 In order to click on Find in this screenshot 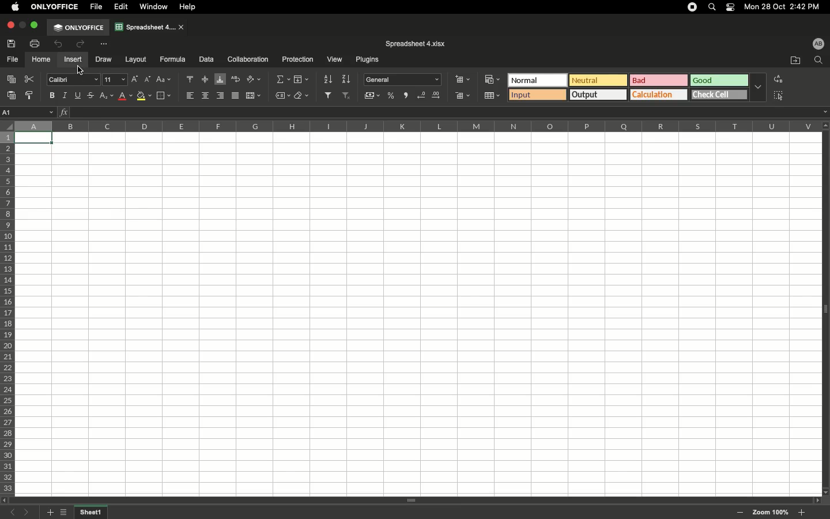, I will do `click(818, 61)`.